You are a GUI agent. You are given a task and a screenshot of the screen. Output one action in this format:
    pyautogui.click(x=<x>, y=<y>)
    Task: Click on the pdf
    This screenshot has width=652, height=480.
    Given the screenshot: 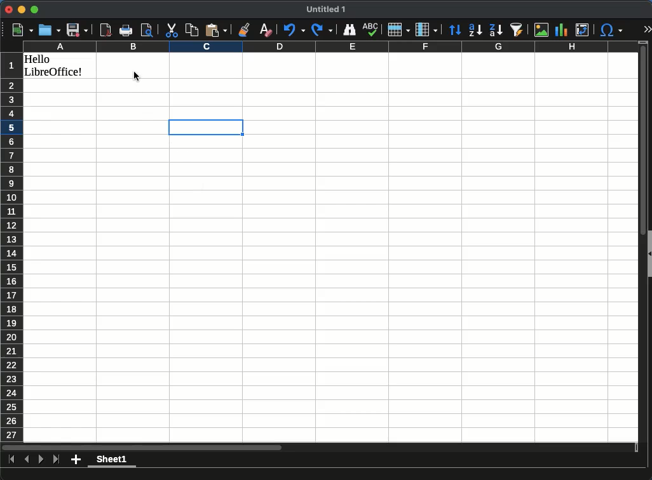 What is the action you would take?
    pyautogui.click(x=105, y=30)
    